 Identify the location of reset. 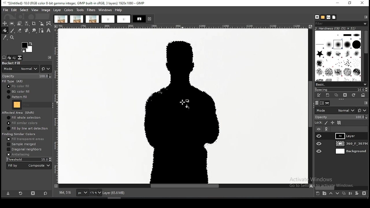
(362, 110).